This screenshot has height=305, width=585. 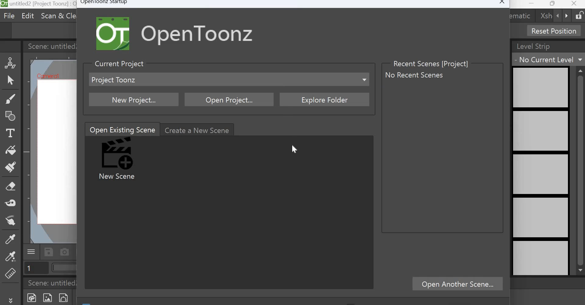 What do you see at coordinates (39, 5) in the screenshot?
I see `untitled 2[sandbox] : OpenToonz` at bounding box center [39, 5].